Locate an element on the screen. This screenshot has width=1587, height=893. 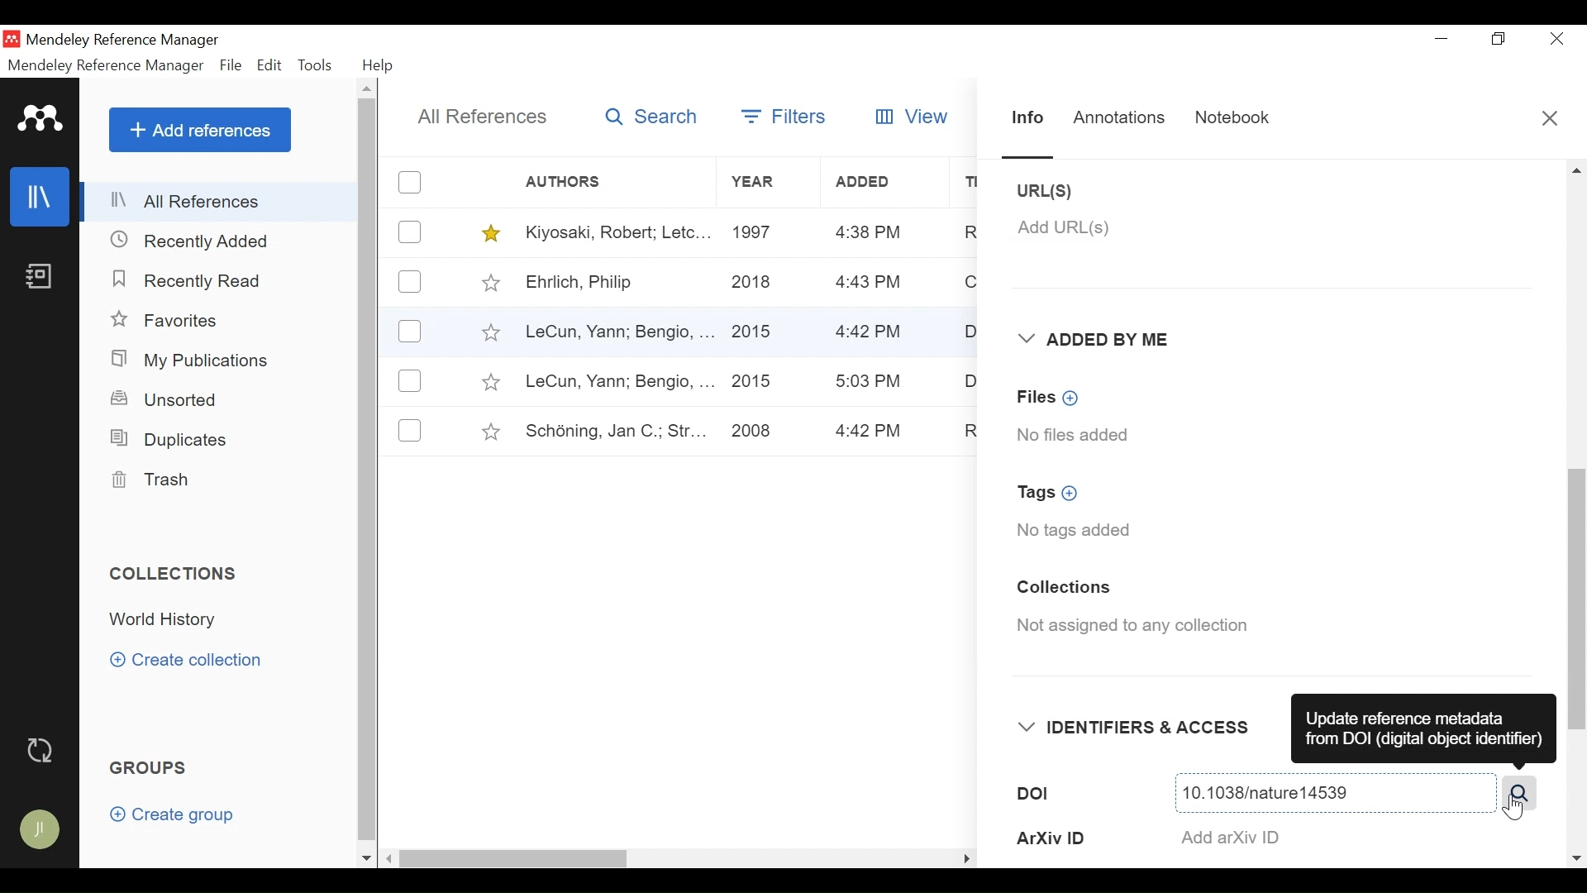
Toggle Favorites is located at coordinates (492, 233).